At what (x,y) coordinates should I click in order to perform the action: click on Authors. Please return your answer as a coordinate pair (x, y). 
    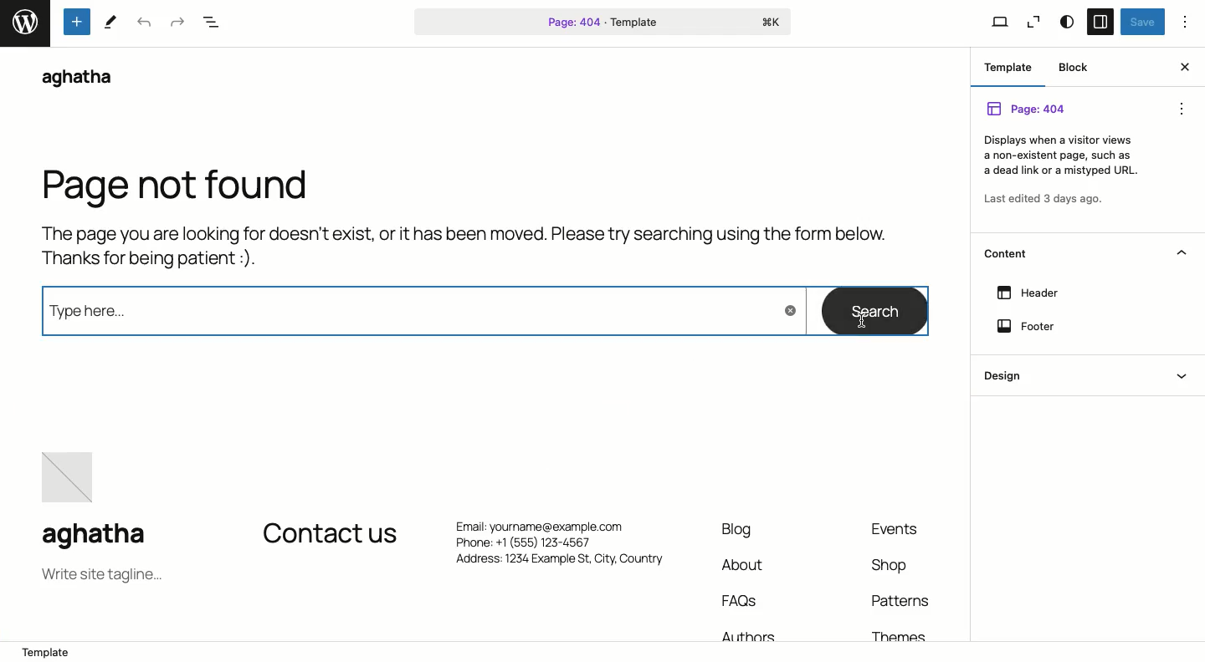
    Looking at the image, I should click on (744, 634).